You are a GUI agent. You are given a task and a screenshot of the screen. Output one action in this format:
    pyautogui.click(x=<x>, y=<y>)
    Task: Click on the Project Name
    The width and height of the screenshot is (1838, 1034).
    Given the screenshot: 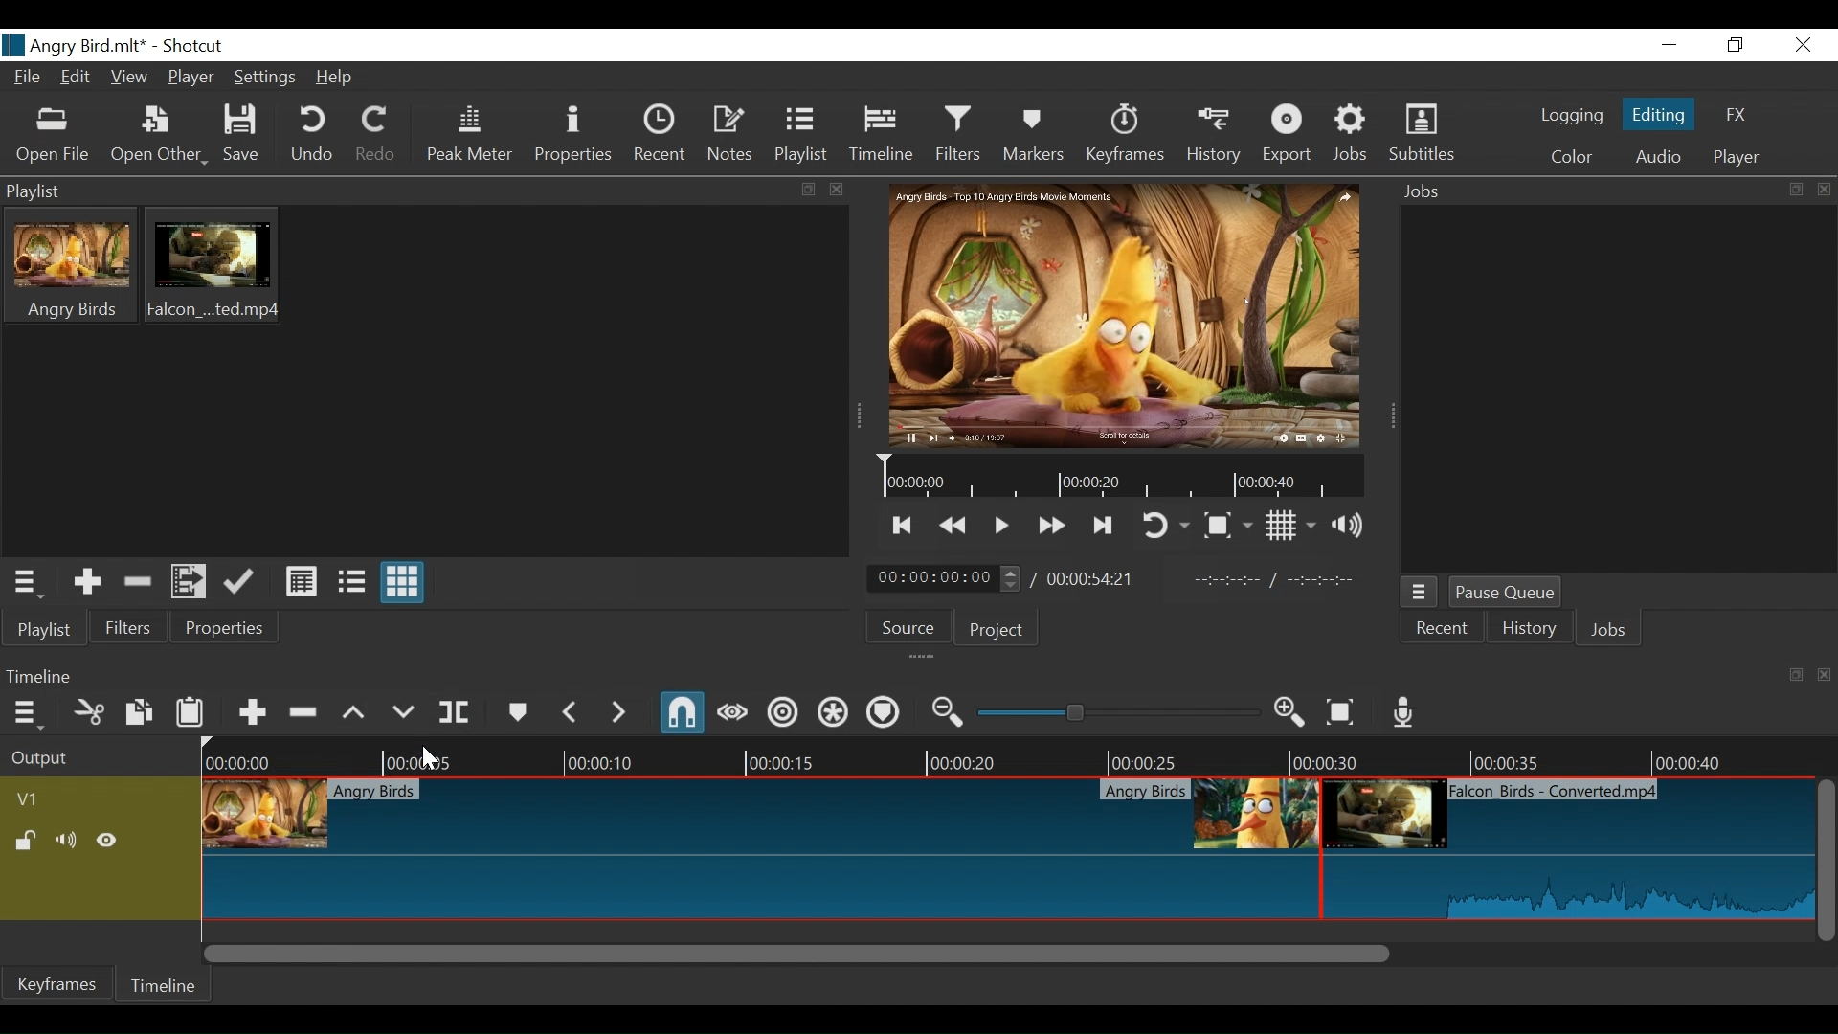 What is the action you would take?
    pyautogui.click(x=73, y=45)
    